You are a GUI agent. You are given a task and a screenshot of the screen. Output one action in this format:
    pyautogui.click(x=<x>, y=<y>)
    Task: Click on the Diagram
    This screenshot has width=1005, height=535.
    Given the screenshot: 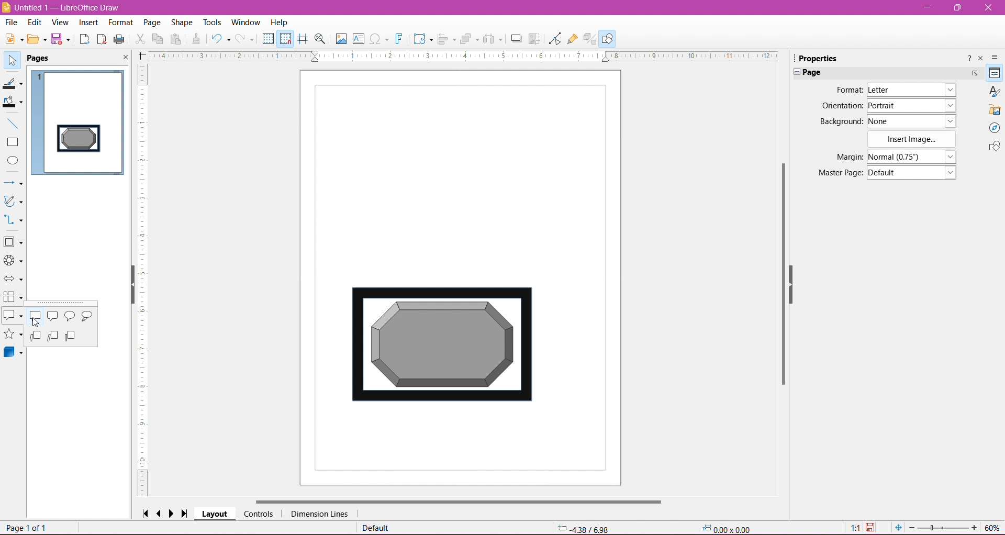 What is the action you would take?
    pyautogui.click(x=441, y=347)
    